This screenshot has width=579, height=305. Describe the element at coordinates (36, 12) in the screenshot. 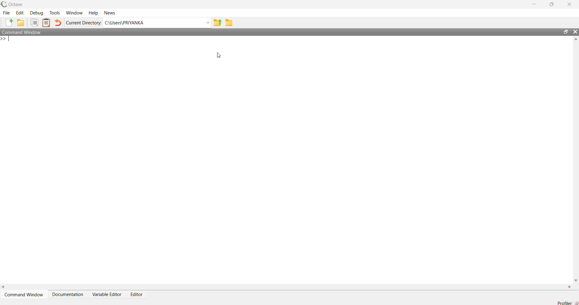

I see `Debug` at that location.